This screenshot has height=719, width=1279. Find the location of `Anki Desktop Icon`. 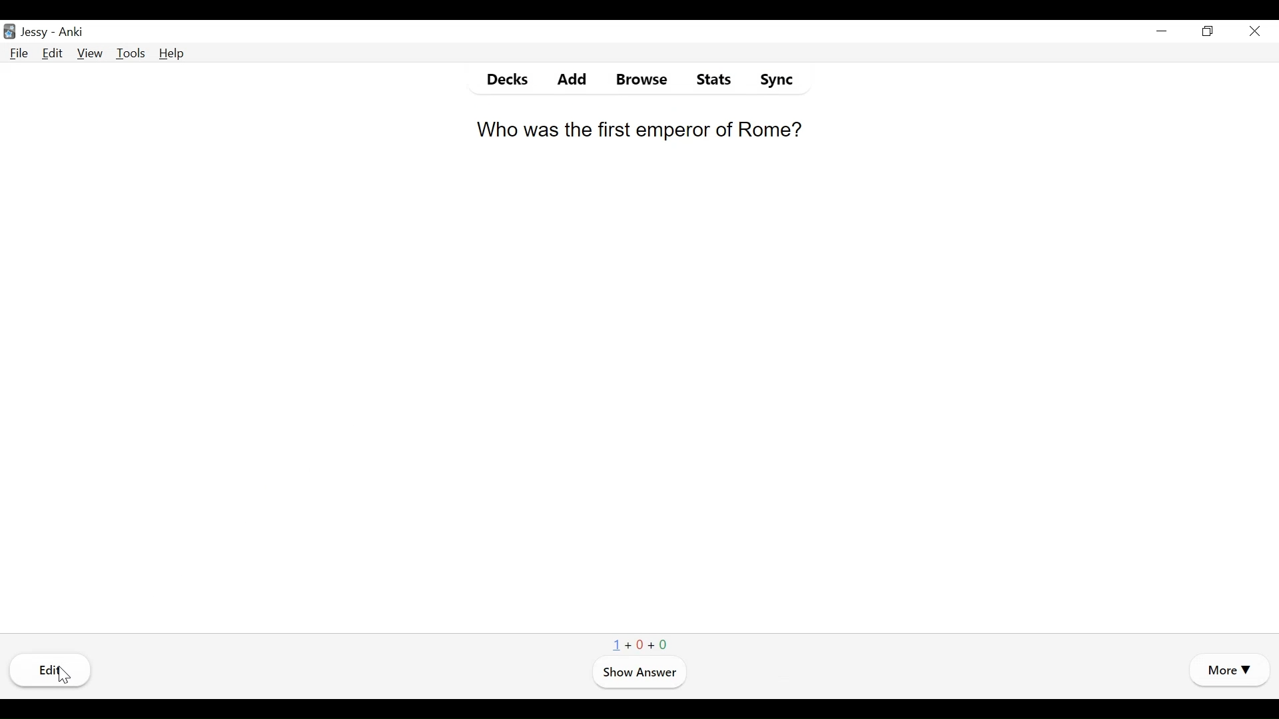

Anki Desktop Icon is located at coordinates (9, 31).